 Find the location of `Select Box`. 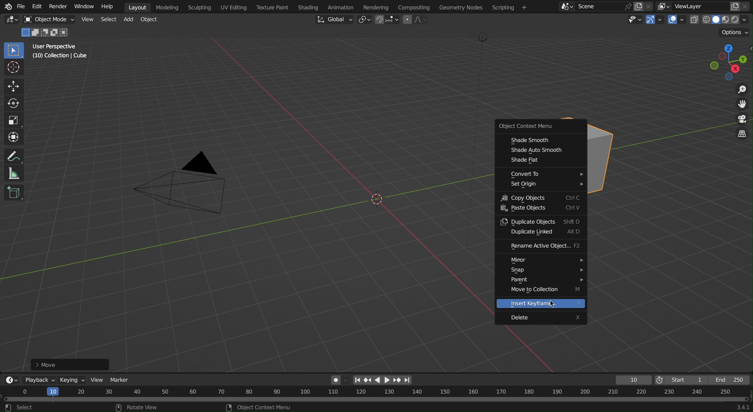

Select Box is located at coordinates (13, 51).